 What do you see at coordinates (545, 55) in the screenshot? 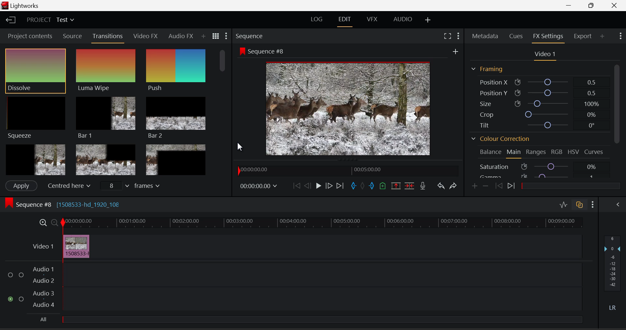
I see `Video Settings` at bounding box center [545, 55].